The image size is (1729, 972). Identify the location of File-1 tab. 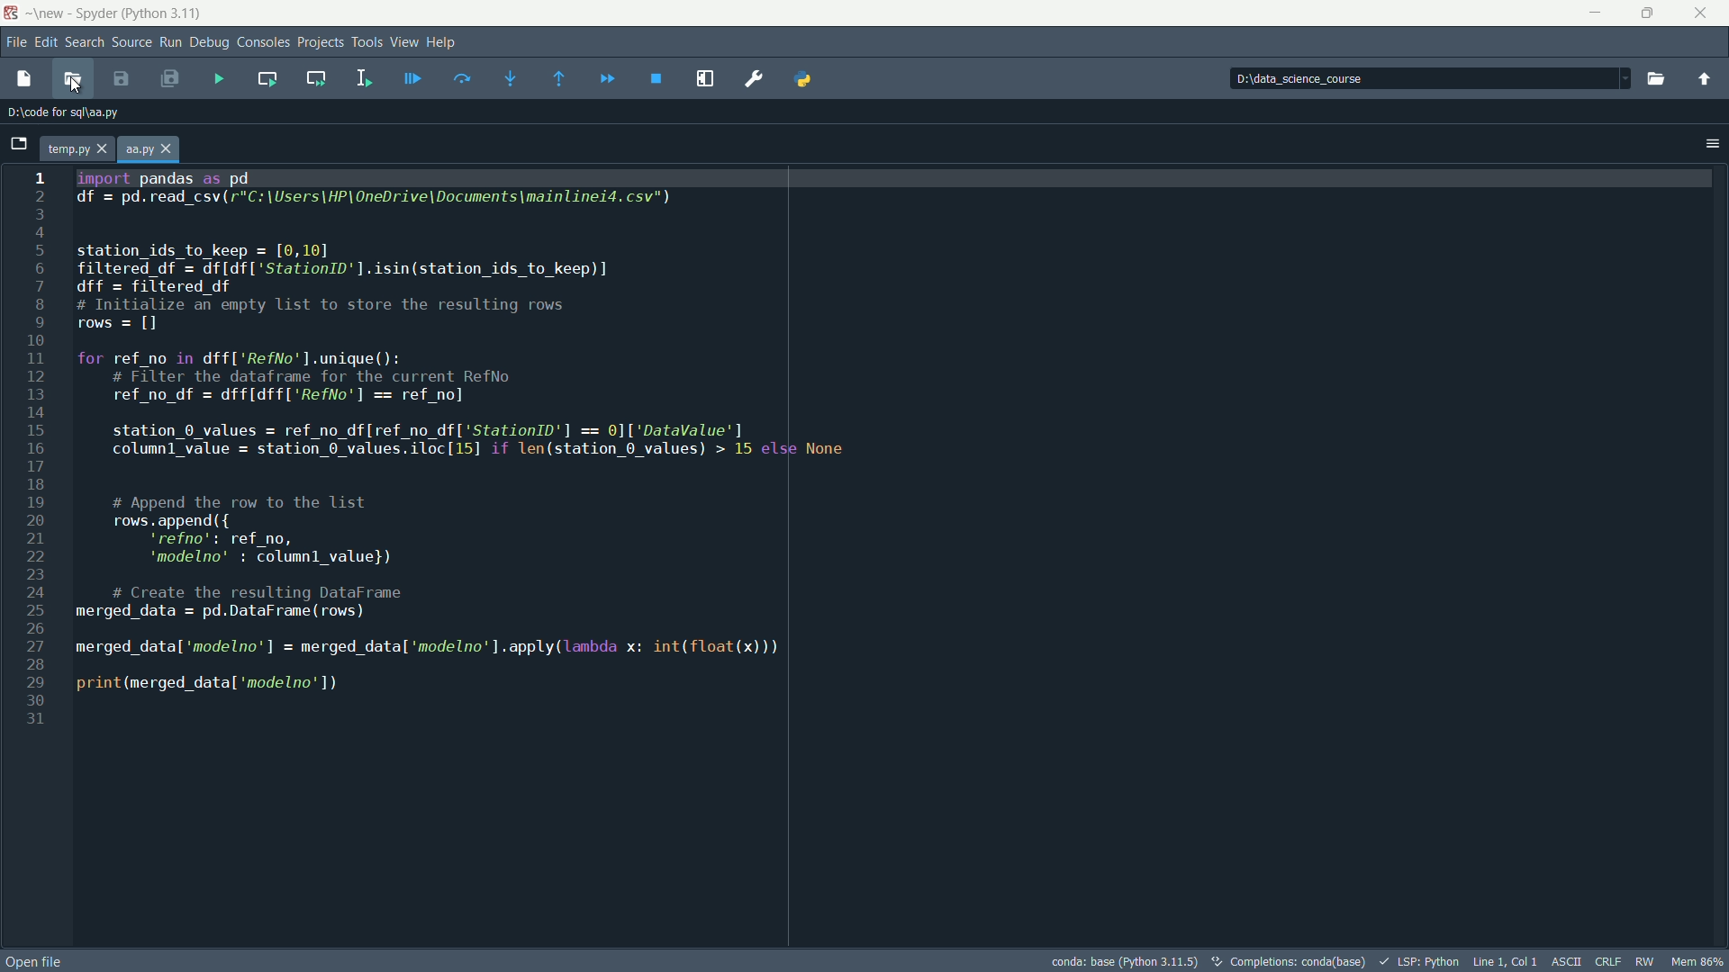
(77, 148).